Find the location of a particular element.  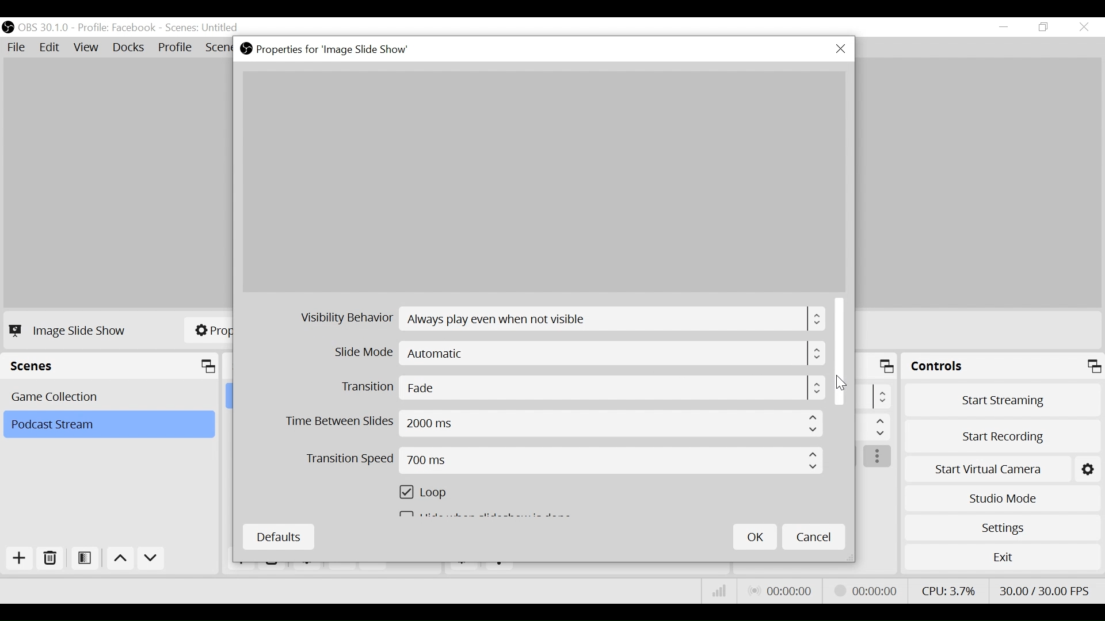

Start Virtual Camera is located at coordinates (1003, 467).